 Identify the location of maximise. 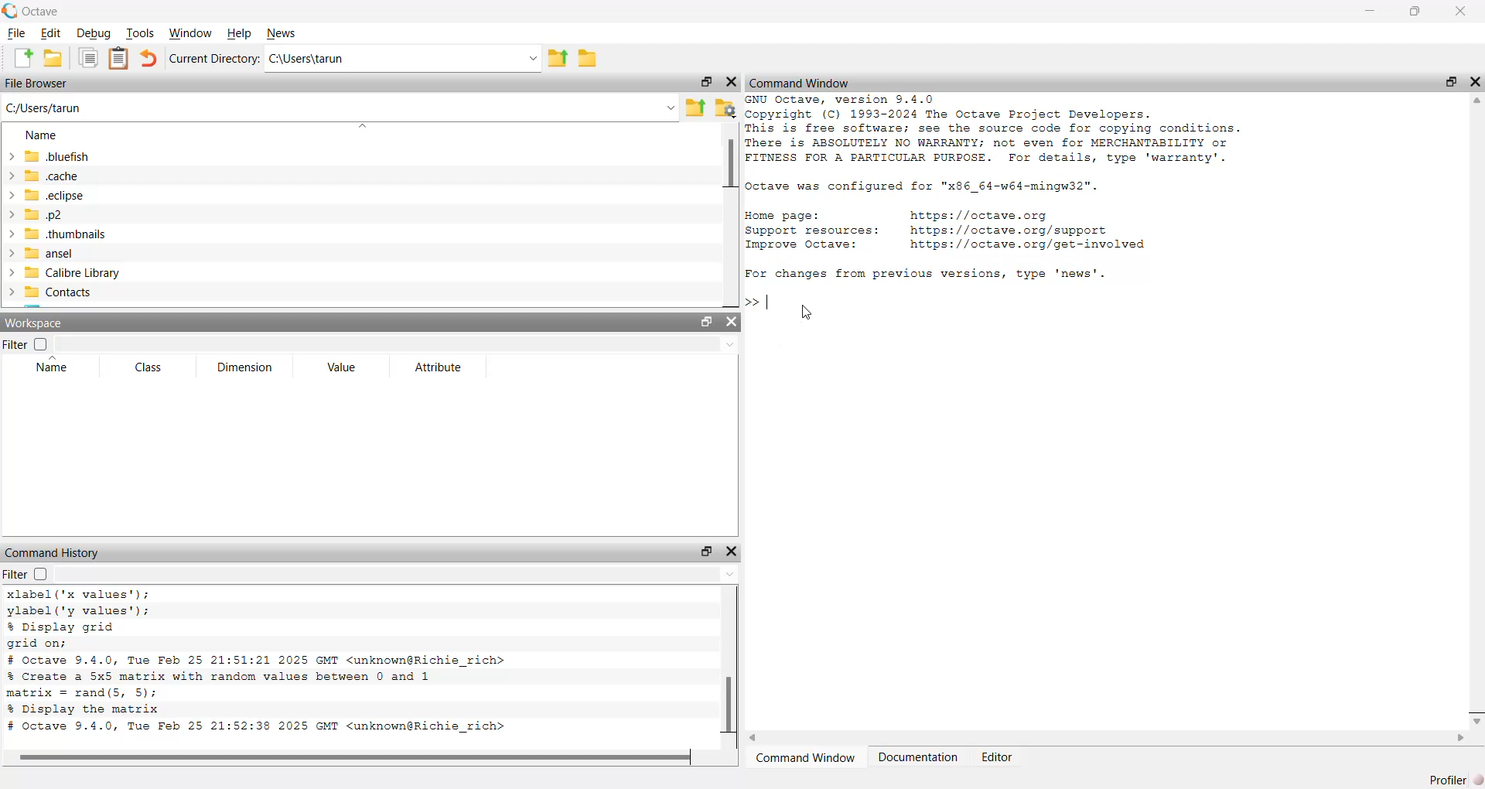
(1449, 82).